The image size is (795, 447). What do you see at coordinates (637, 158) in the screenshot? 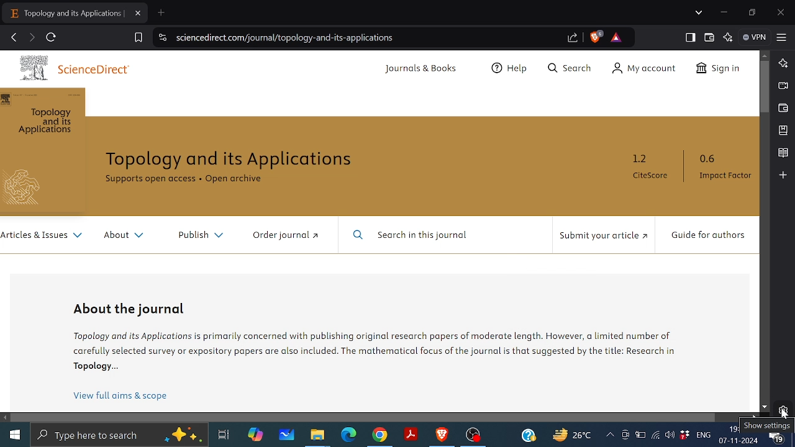
I see `1.2` at bounding box center [637, 158].